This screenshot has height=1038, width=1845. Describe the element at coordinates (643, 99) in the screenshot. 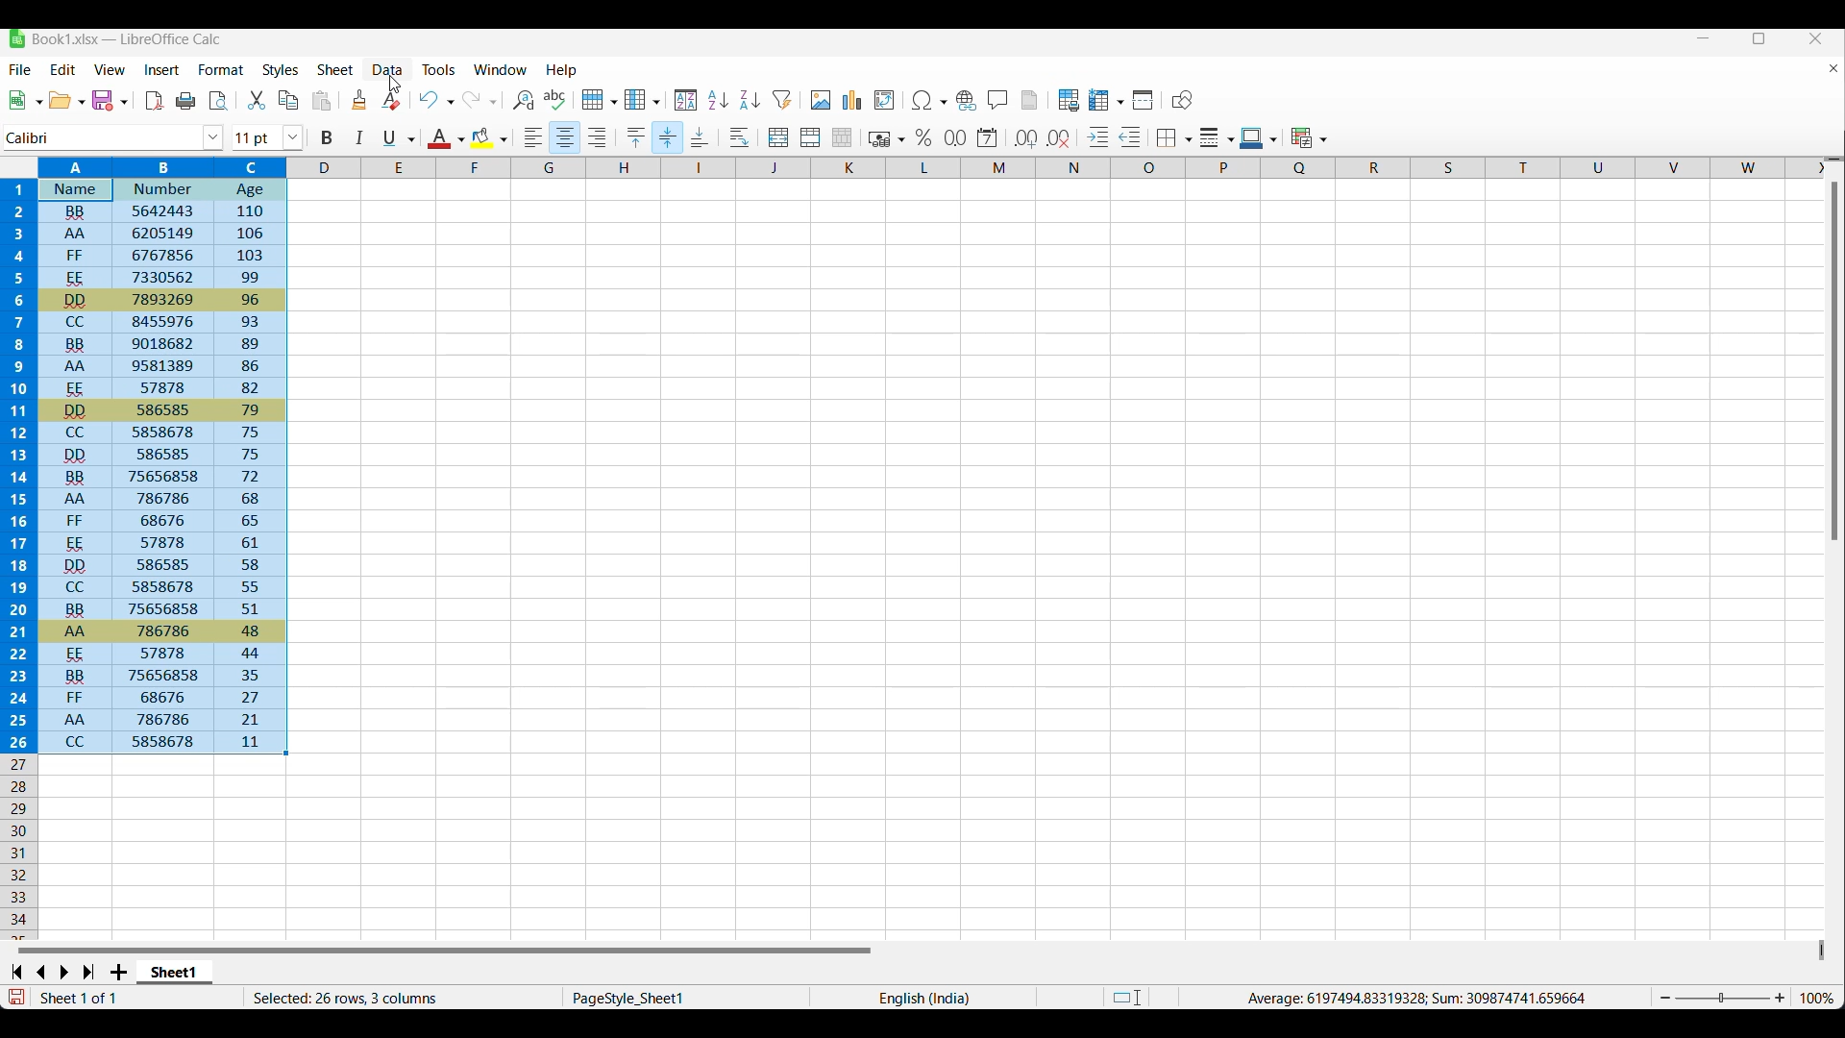

I see `Column options` at that location.